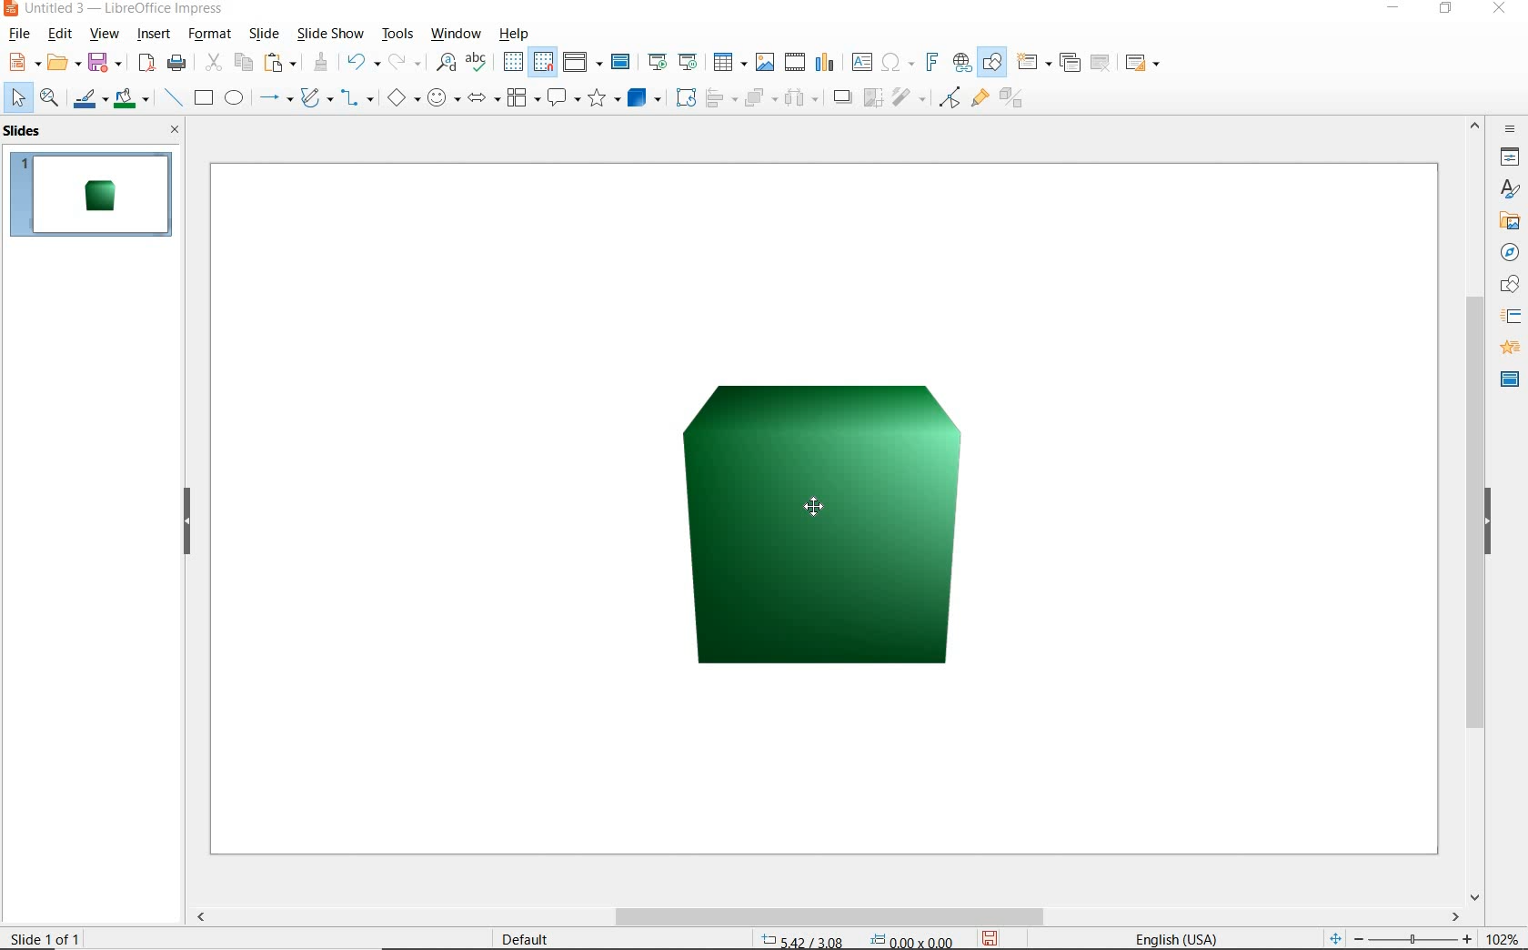  Describe the element at coordinates (63, 63) in the screenshot. I see `open` at that location.